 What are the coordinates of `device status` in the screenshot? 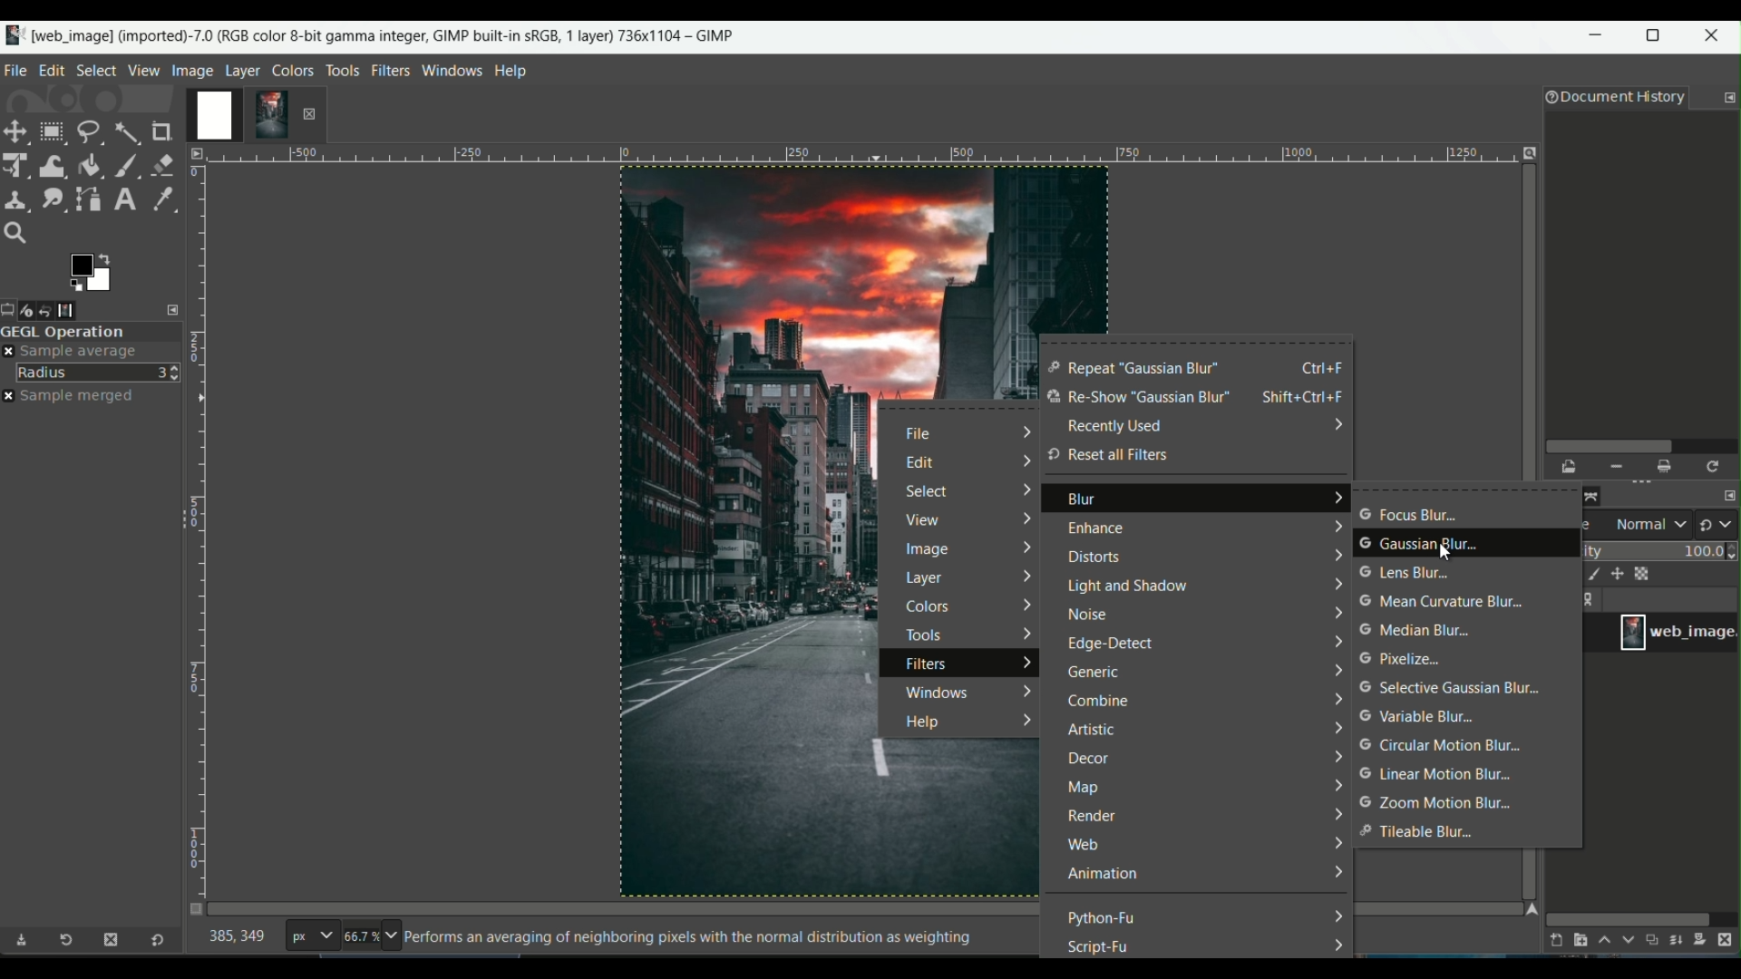 It's located at (34, 310).